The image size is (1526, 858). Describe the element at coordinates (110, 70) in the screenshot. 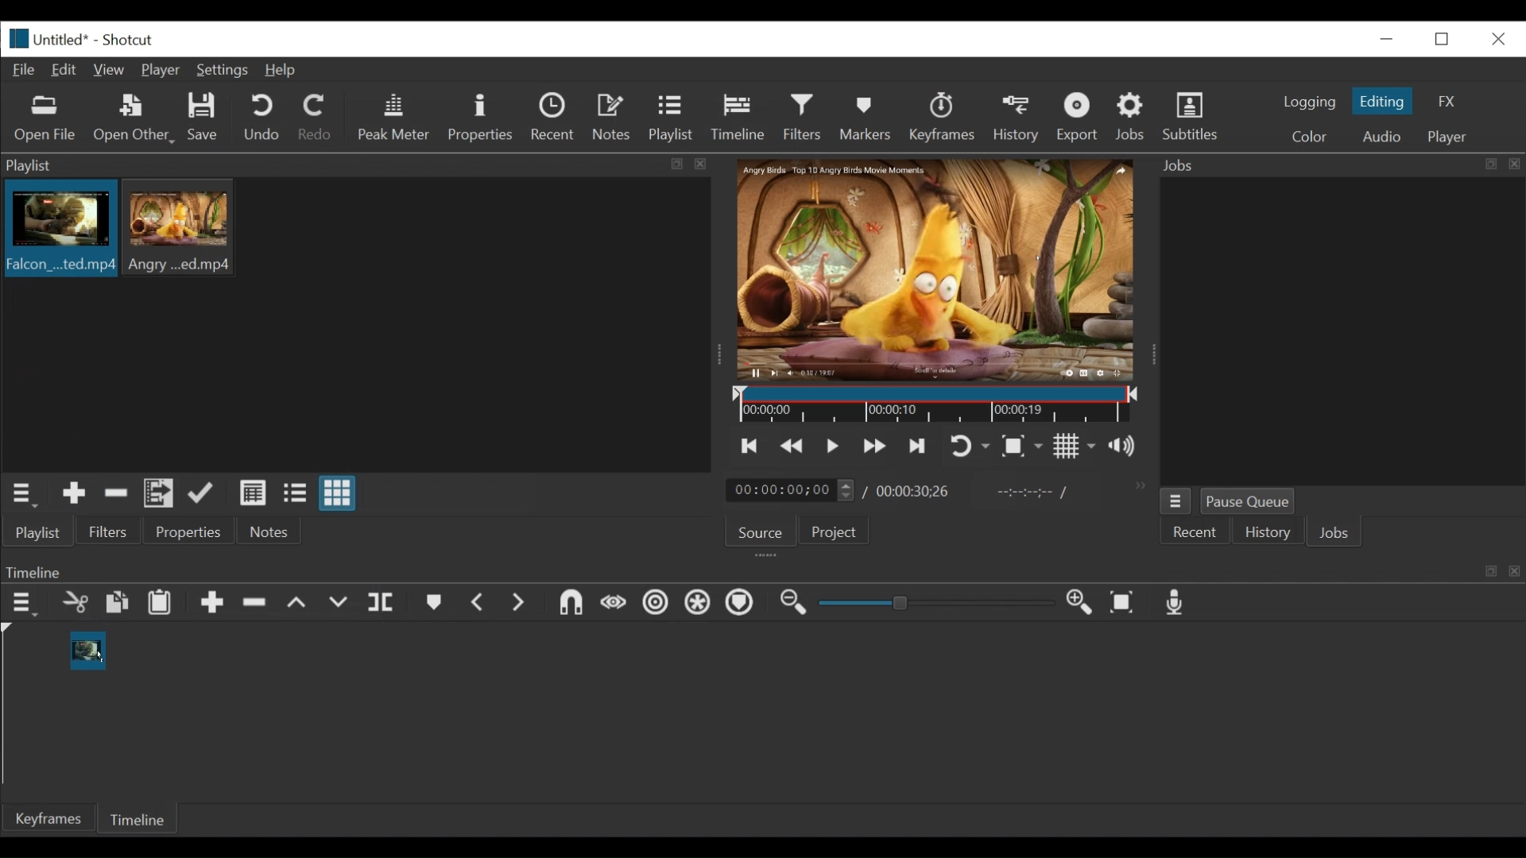

I see `View` at that location.